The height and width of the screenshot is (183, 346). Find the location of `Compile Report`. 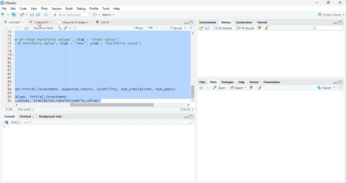

Compile Report is located at coordinates (77, 28).